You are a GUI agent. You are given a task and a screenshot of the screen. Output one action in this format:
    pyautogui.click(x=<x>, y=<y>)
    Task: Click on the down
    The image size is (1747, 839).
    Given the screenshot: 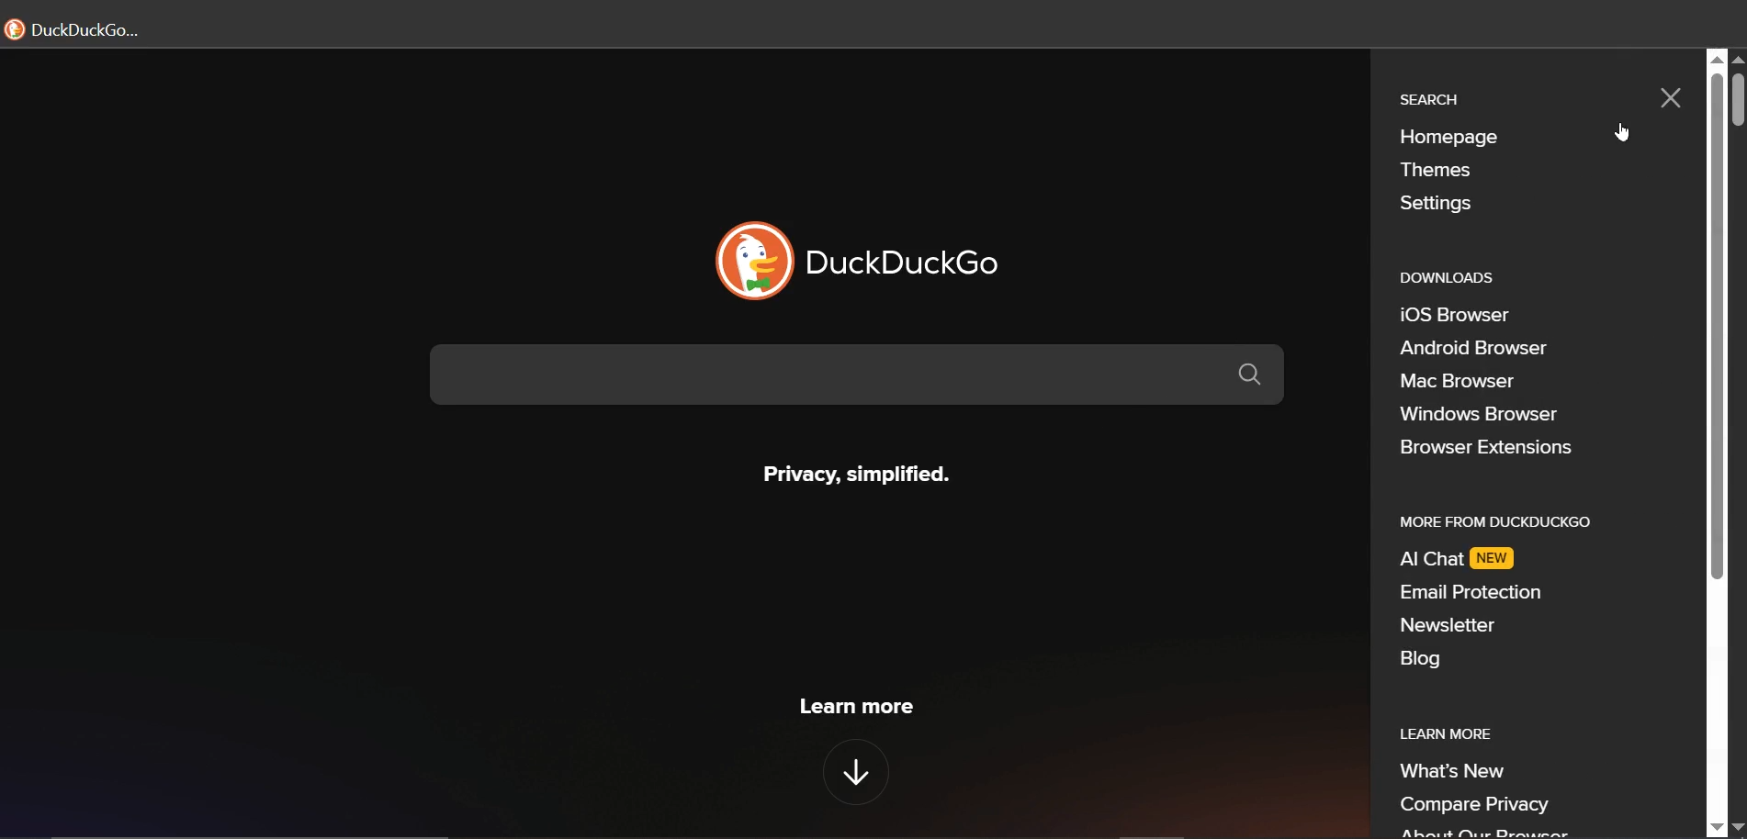 What is the action you would take?
    pyautogui.click(x=851, y=767)
    